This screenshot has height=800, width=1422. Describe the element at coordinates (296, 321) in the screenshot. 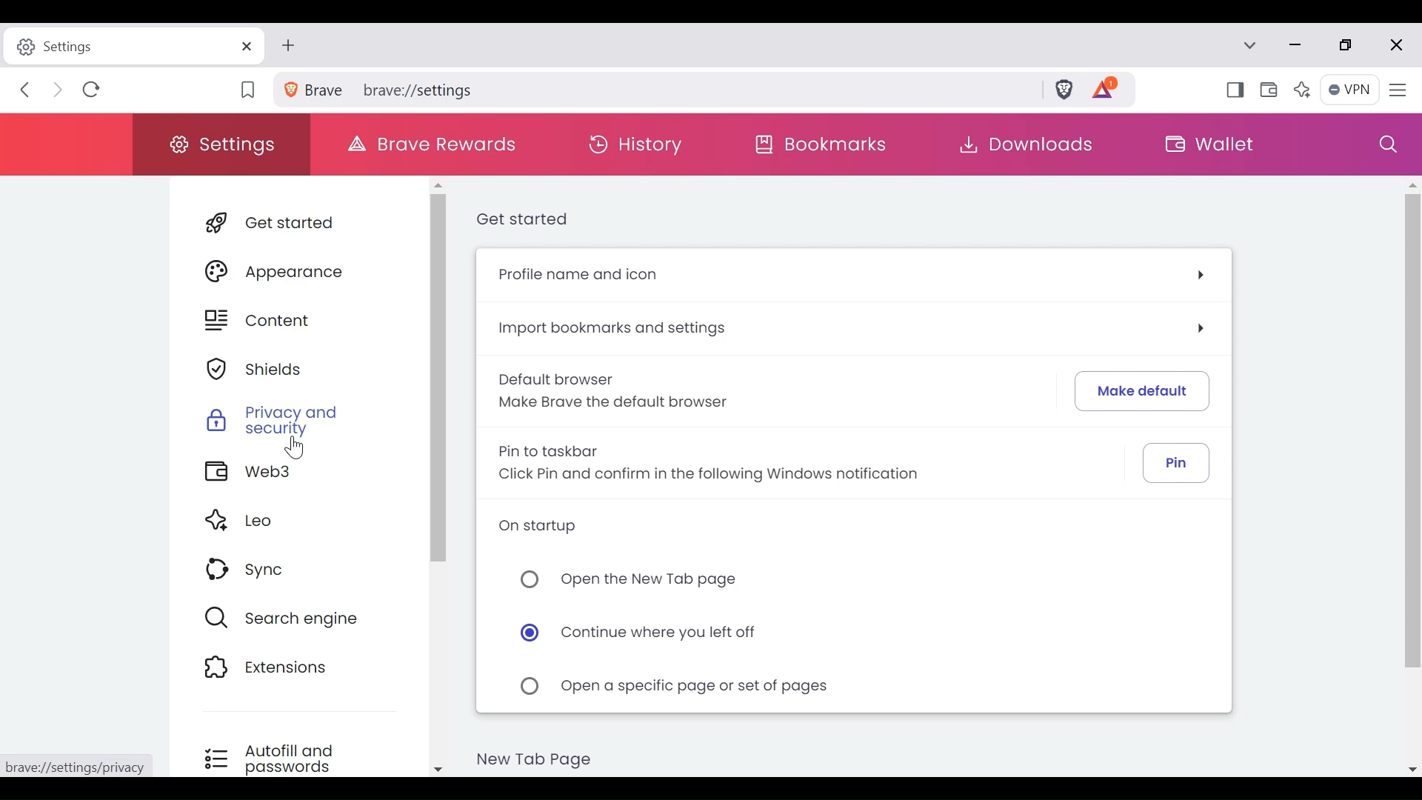

I see `Content` at that location.